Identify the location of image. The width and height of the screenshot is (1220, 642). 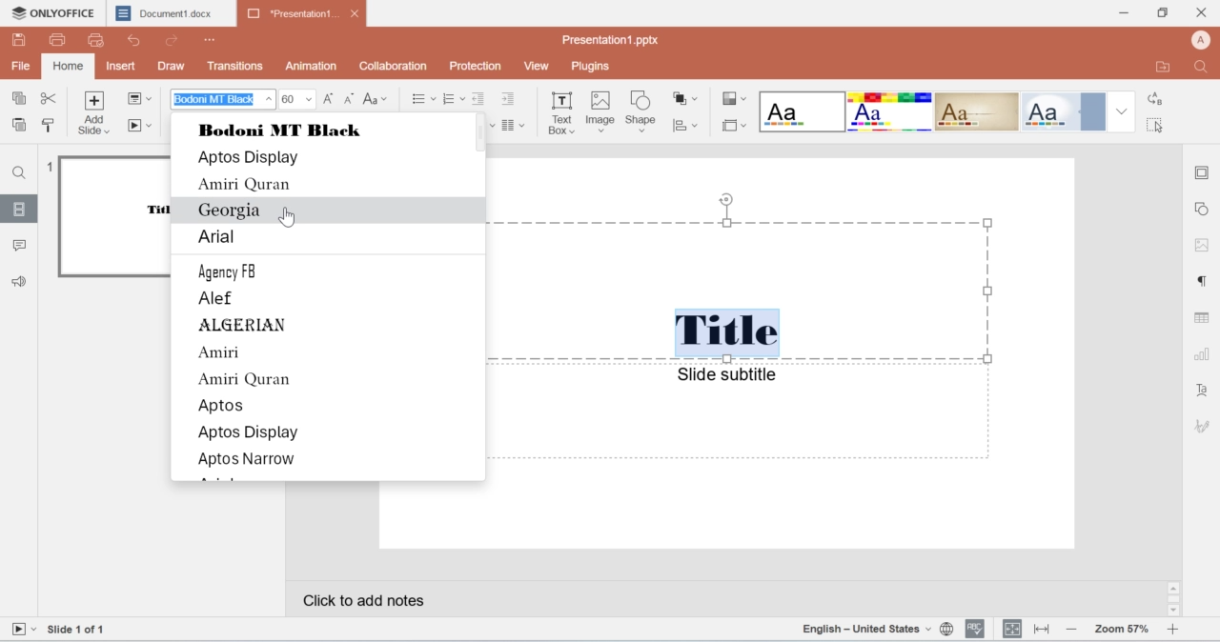
(600, 113).